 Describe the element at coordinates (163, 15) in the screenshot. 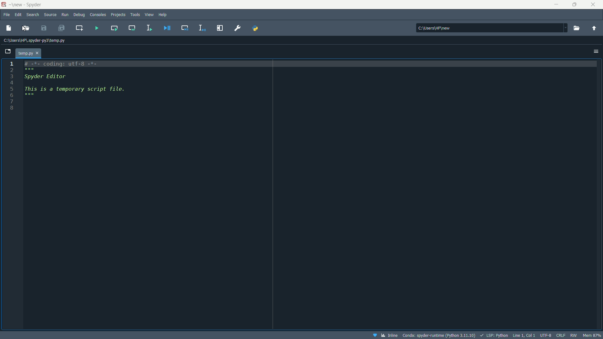

I see `help menu` at that location.